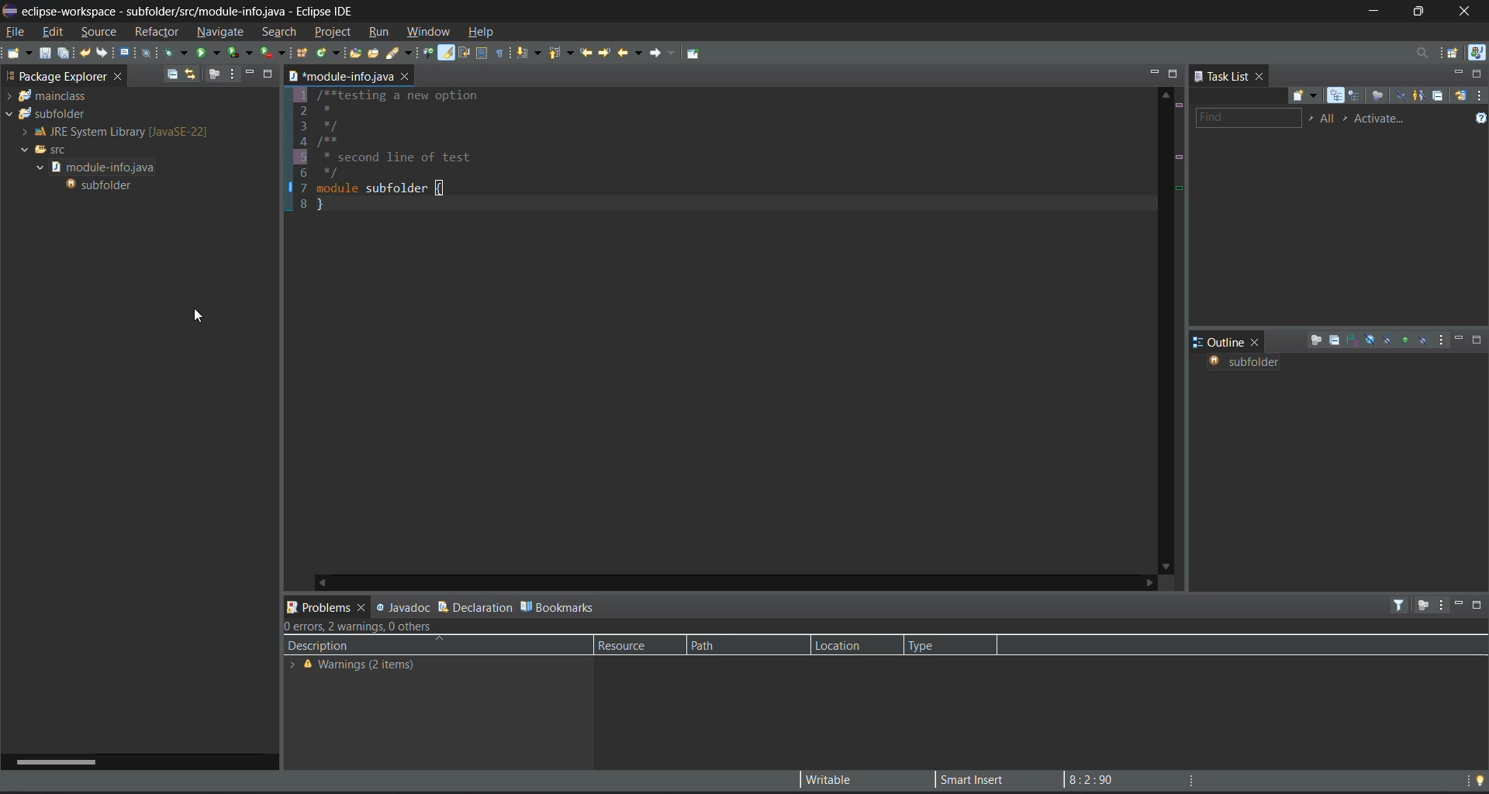  What do you see at coordinates (1375, 10) in the screenshot?
I see `minimize` at bounding box center [1375, 10].